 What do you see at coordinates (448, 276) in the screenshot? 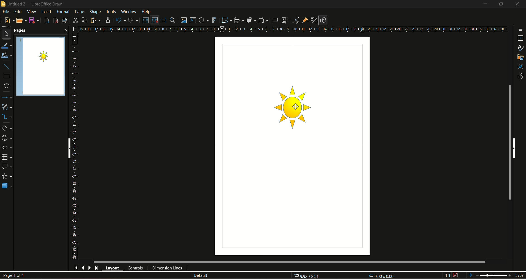
I see `ratio` at bounding box center [448, 276].